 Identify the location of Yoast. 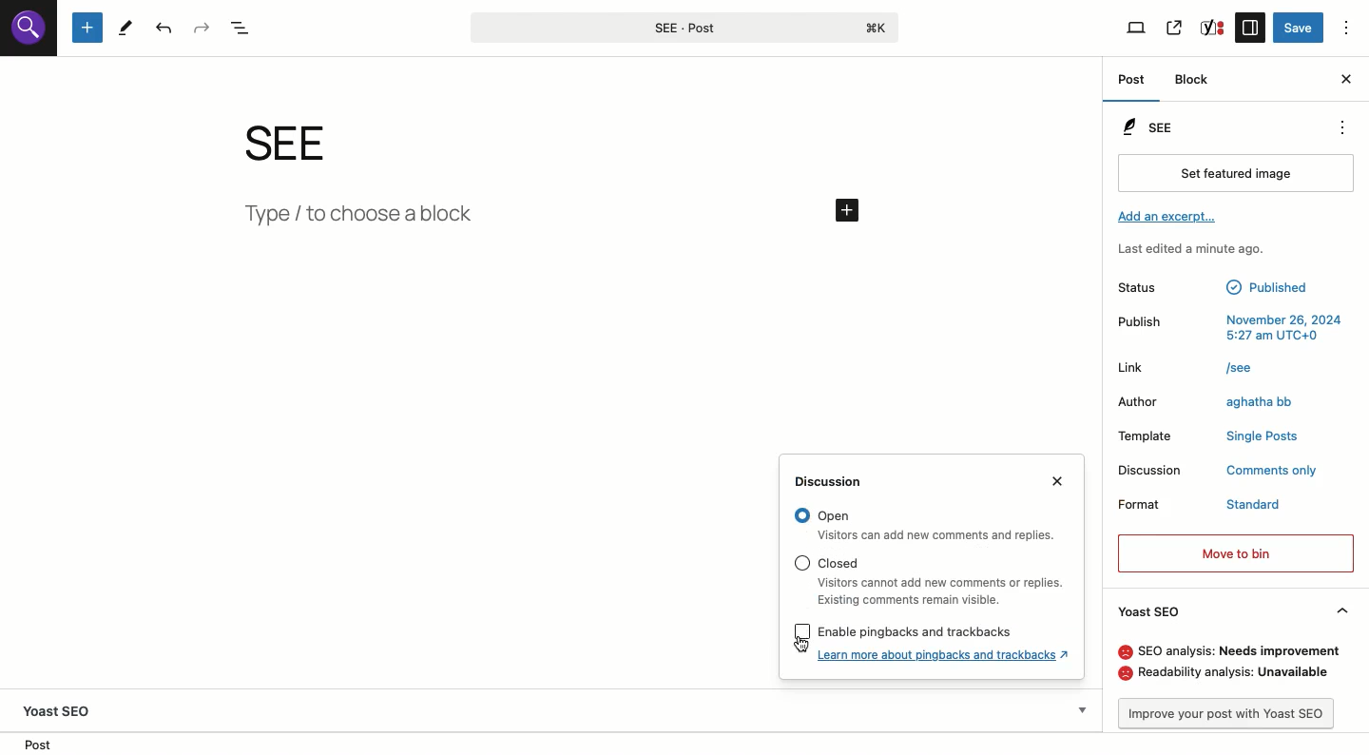
(1213, 29).